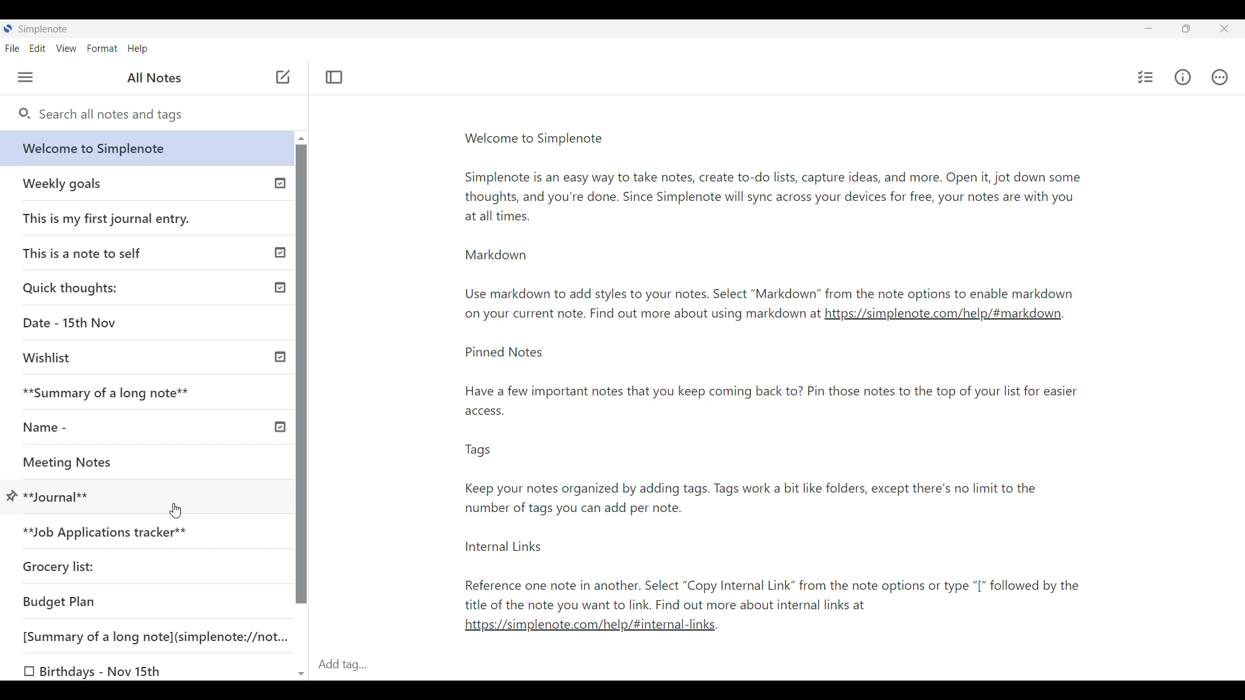  What do you see at coordinates (283, 76) in the screenshot?
I see `Add new note` at bounding box center [283, 76].